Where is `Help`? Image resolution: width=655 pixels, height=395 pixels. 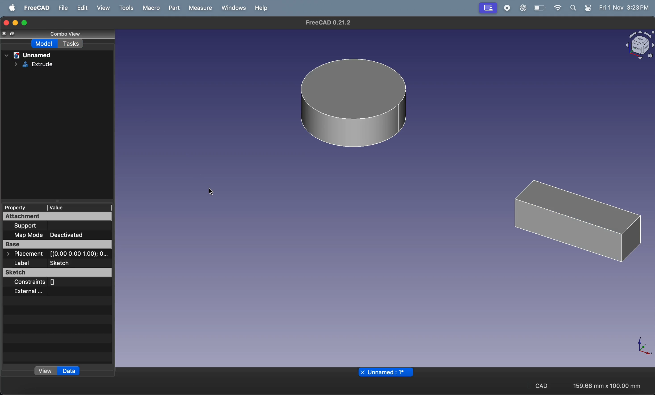 Help is located at coordinates (263, 8).